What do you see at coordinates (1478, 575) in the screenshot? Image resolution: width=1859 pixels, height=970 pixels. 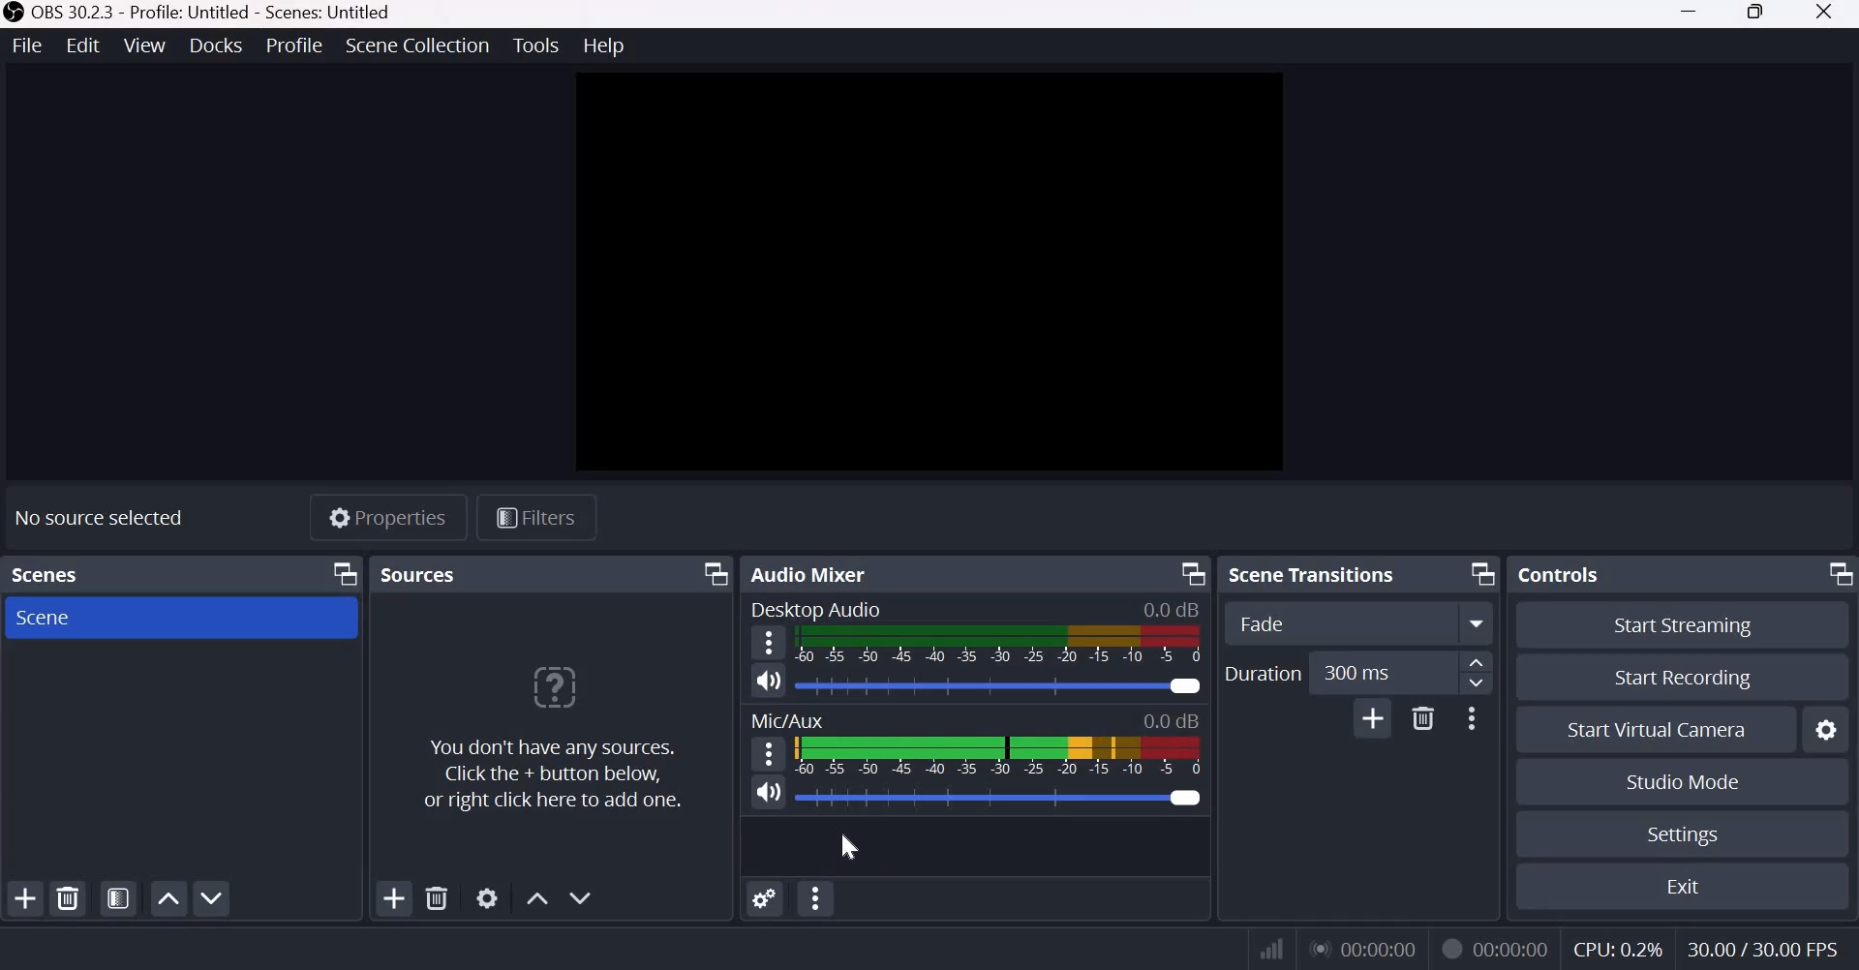 I see `Dock Options icon` at bounding box center [1478, 575].